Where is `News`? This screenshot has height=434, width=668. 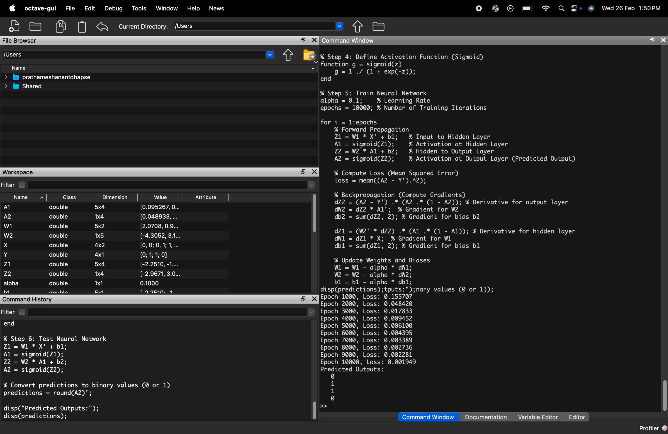
News is located at coordinates (217, 9).